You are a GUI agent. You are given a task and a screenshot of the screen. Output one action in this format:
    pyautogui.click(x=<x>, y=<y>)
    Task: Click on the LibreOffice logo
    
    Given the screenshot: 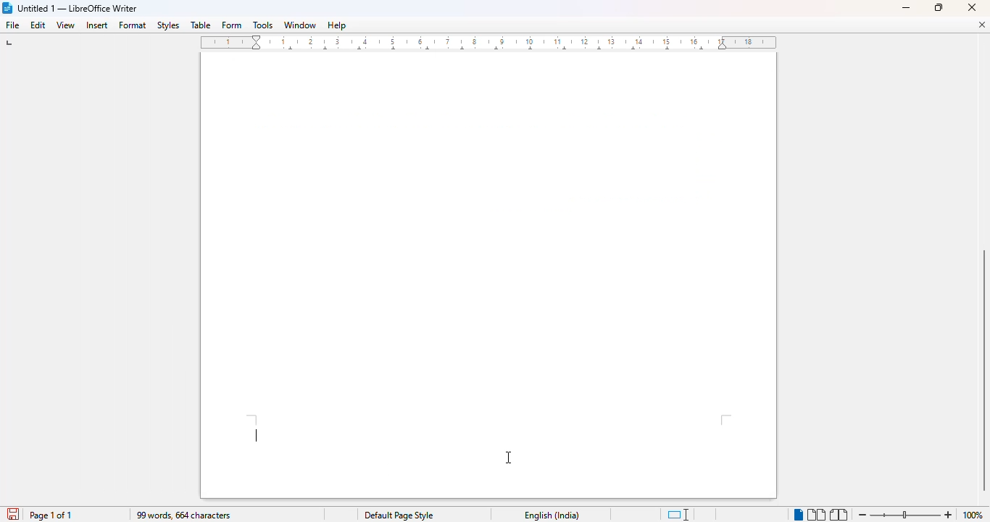 What is the action you would take?
    pyautogui.click(x=8, y=7)
    